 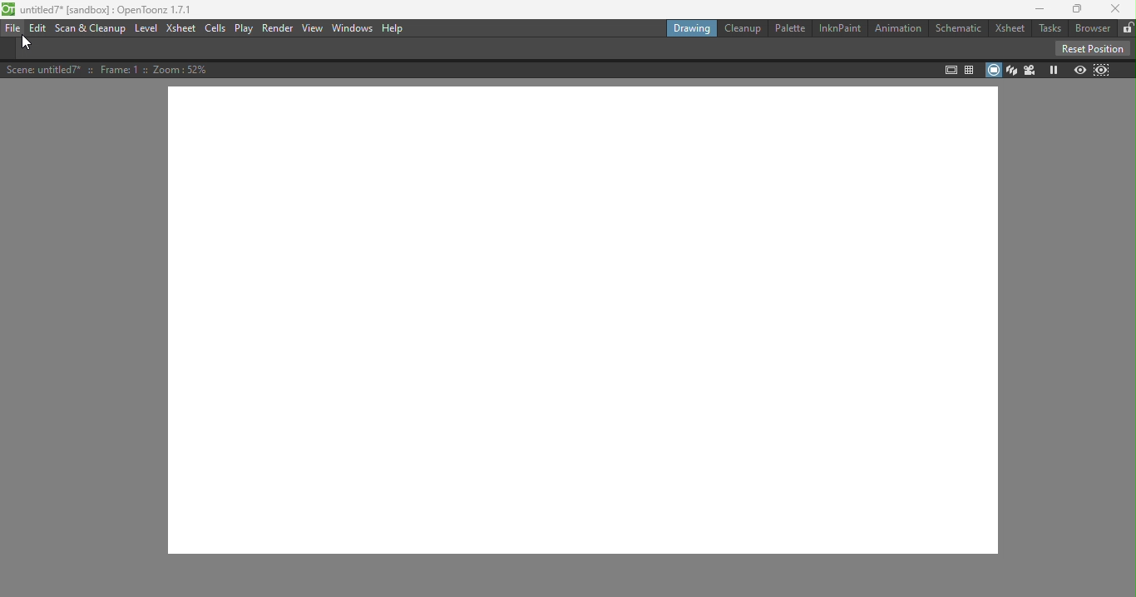 What do you see at coordinates (245, 28) in the screenshot?
I see `Play` at bounding box center [245, 28].